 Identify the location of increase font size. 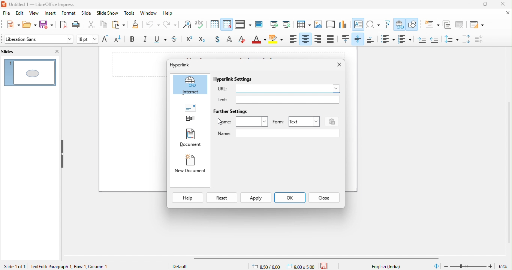
(107, 39).